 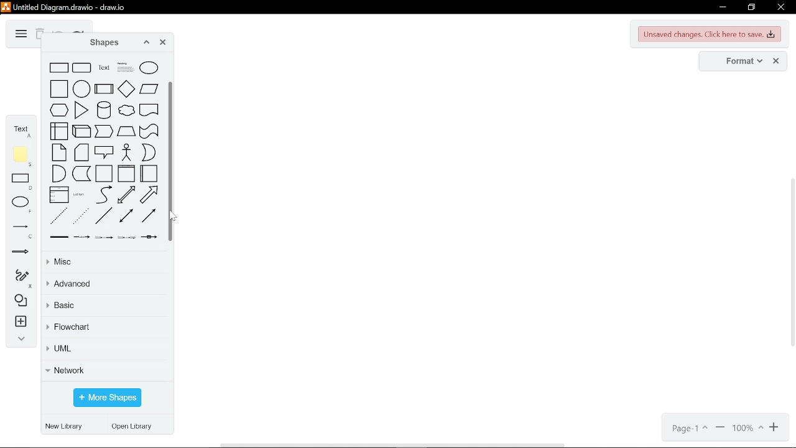 What do you see at coordinates (103, 263) in the screenshot?
I see `Misc` at bounding box center [103, 263].